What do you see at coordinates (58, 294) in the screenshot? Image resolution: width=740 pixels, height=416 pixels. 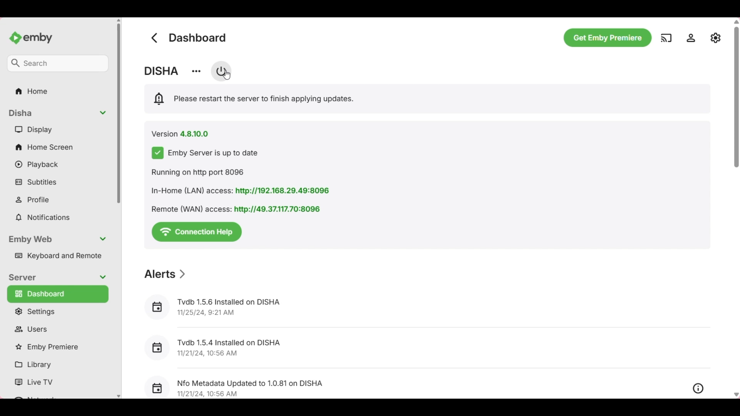 I see `Dashboard, current selection highlighted` at bounding box center [58, 294].